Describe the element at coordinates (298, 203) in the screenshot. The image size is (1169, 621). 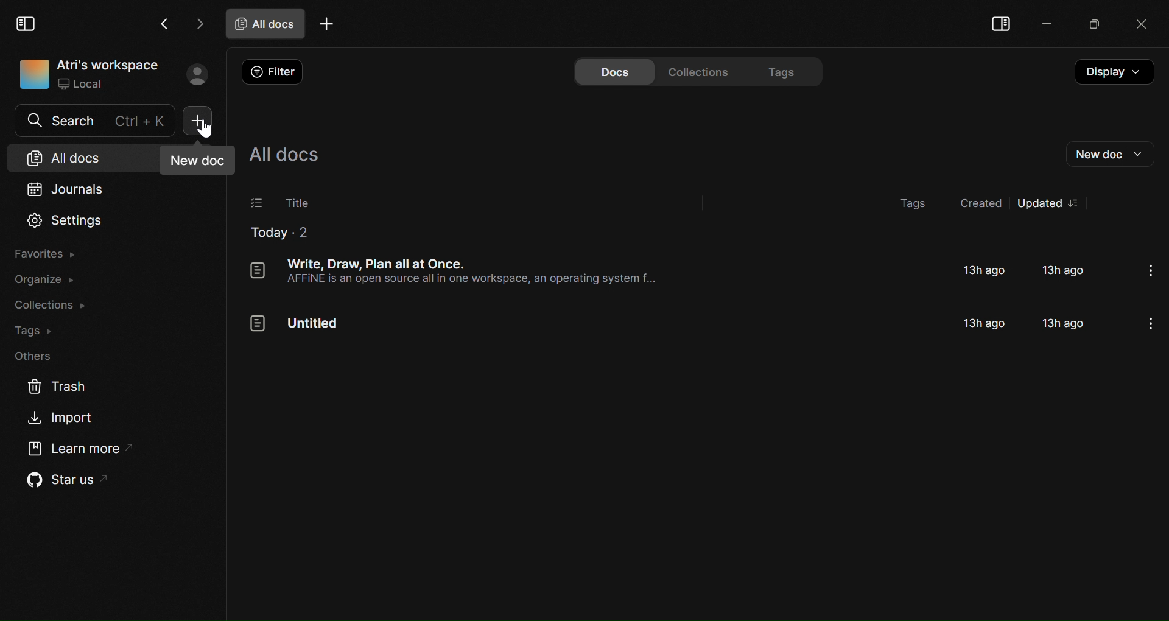
I see `Title` at that location.